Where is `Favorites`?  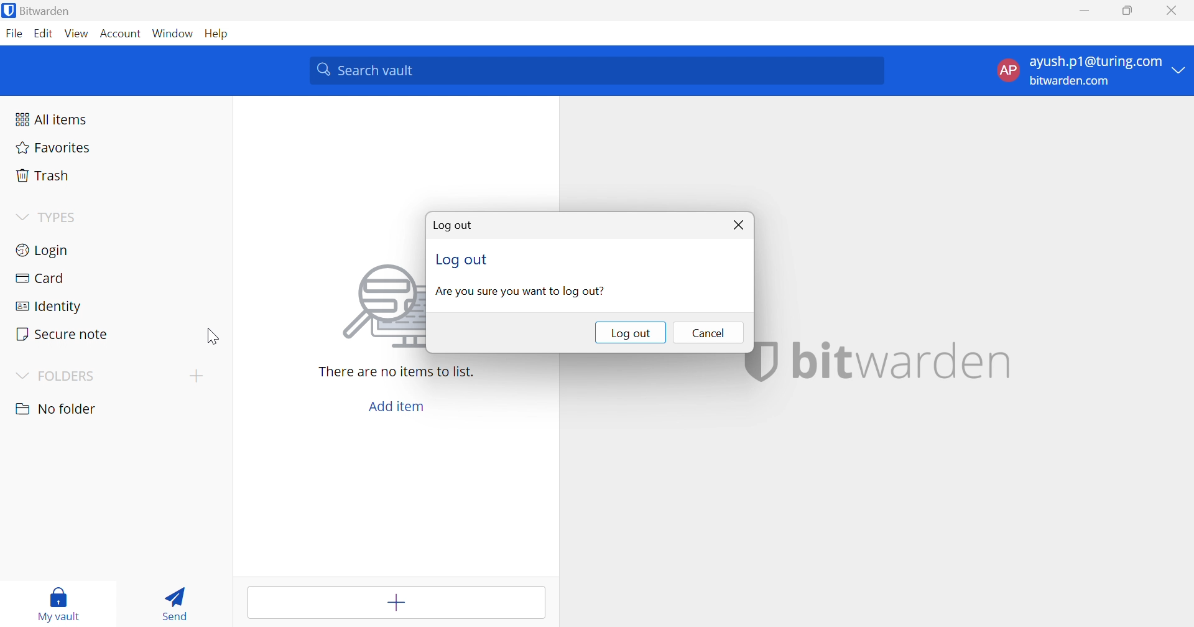
Favorites is located at coordinates (51, 149).